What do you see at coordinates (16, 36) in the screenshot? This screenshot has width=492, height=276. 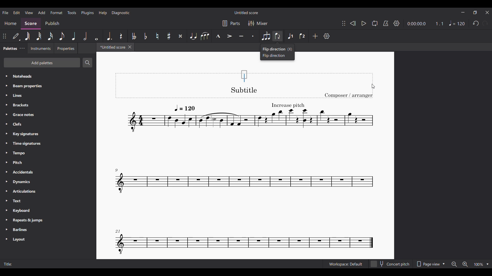 I see `Default` at bounding box center [16, 36].